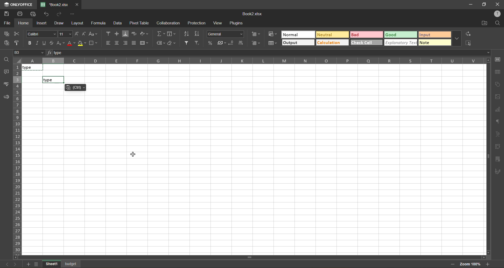 This screenshot has width=504, height=268. What do you see at coordinates (66, 34) in the screenshot?
I see `font size` at bounding box center [66, 34].